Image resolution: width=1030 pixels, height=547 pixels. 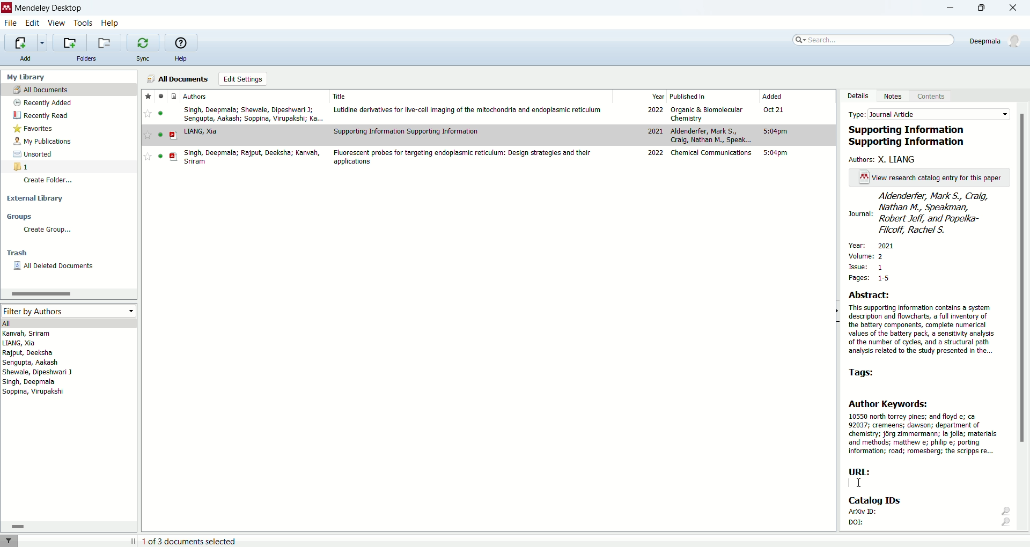 I want to click on favorites, so click(x=37, y=129).